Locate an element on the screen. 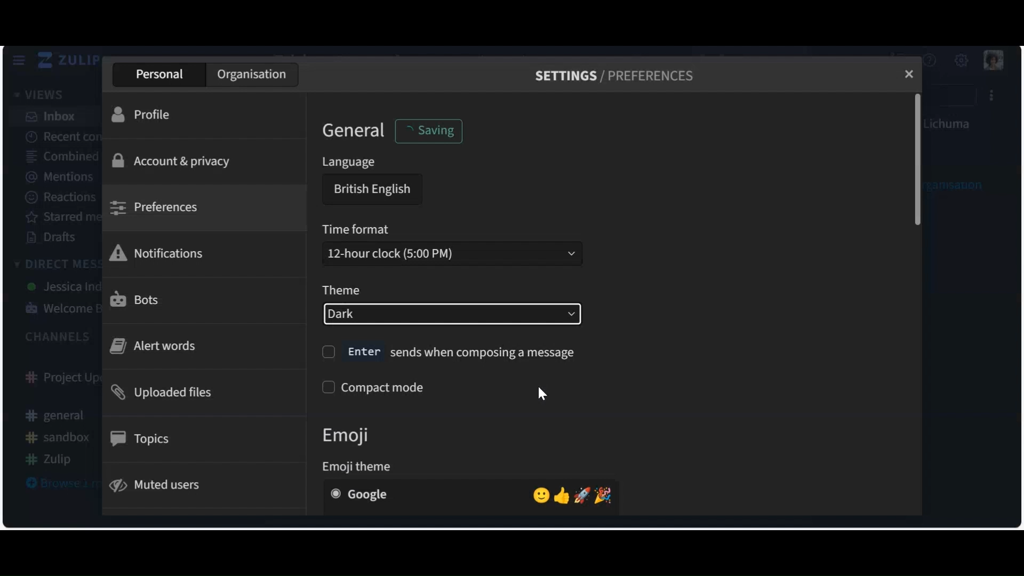 This screenshot has height=576, width=1024. Theme is located at coordinates (341, 291).